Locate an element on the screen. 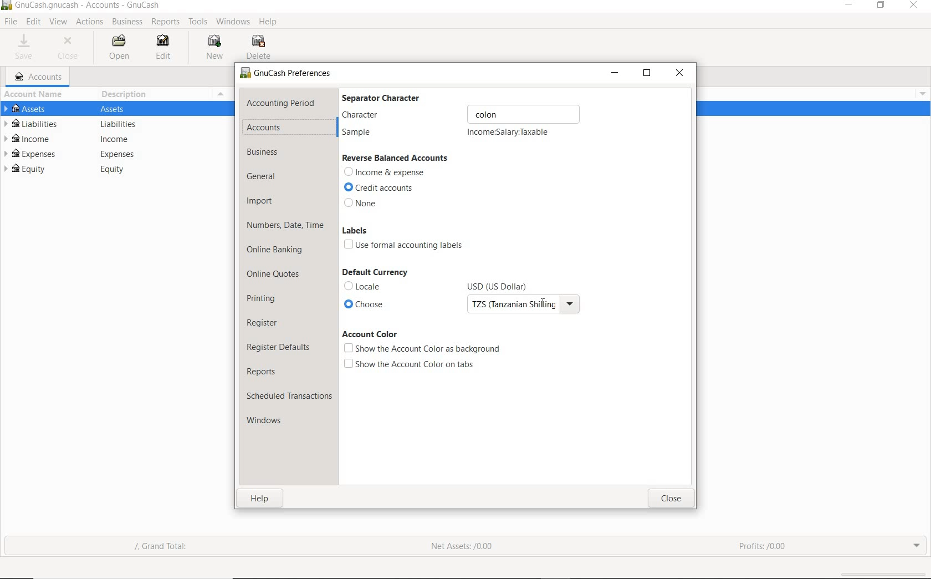  labels is located at coordinates (355, 230).